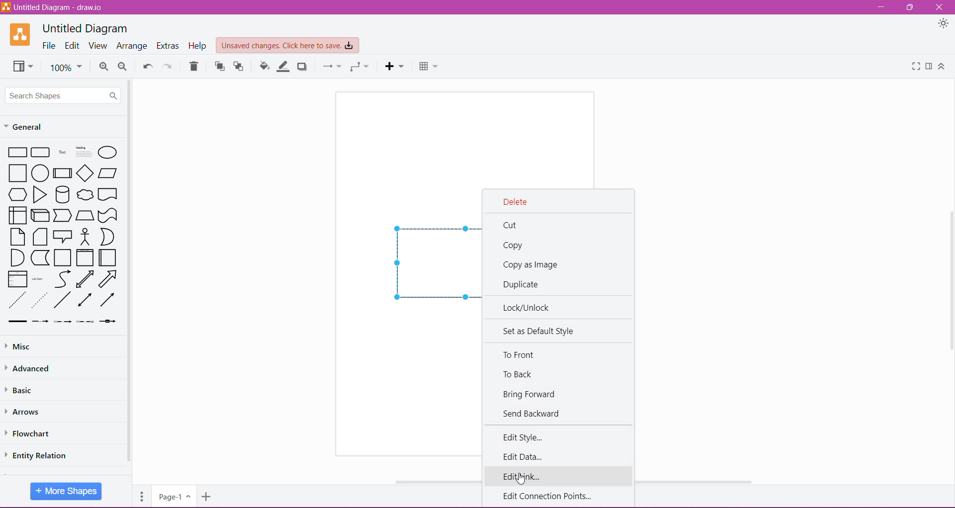 The width and height of the screenshot is (955, 508). Describe the element at coordinates (208, 497) in the screenshot. I see `Insert Page` at that location.